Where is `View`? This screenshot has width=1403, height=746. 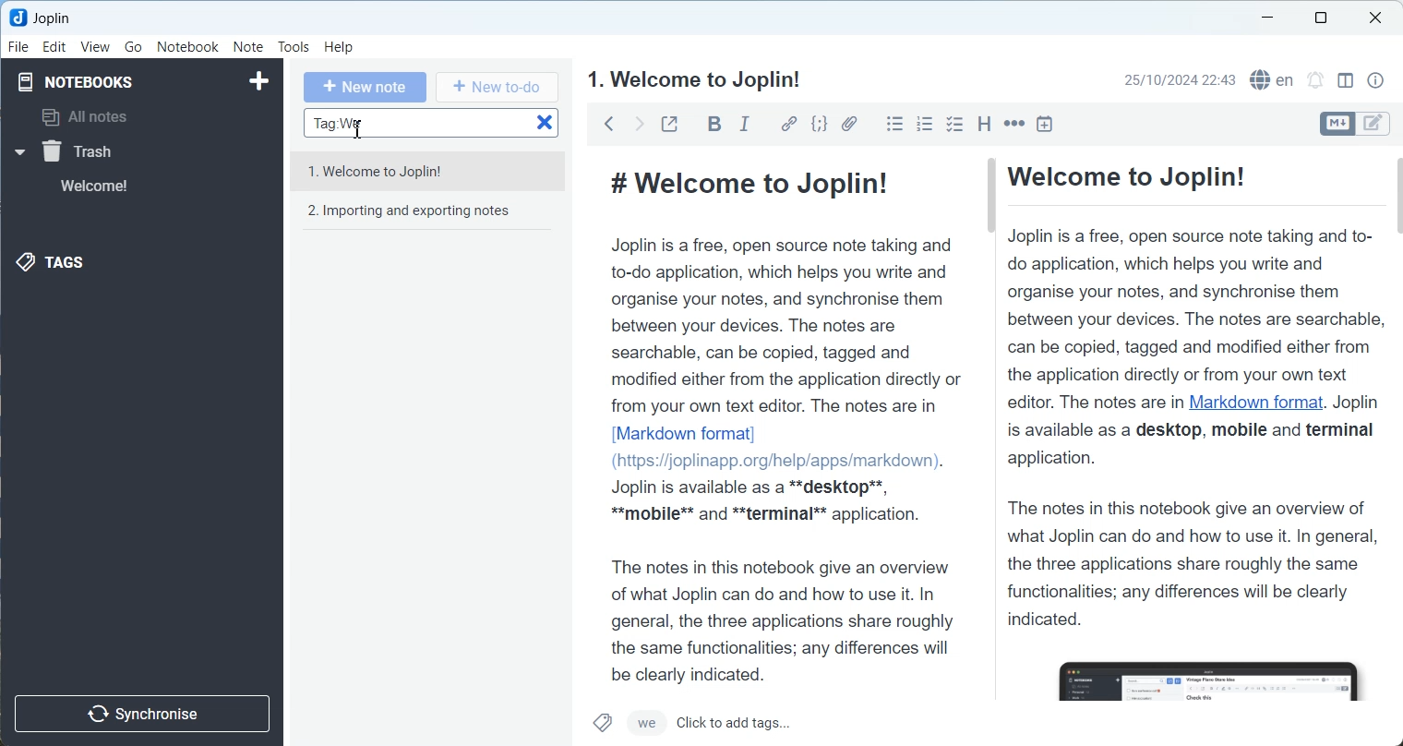
View is located at coordinates (95, 47).